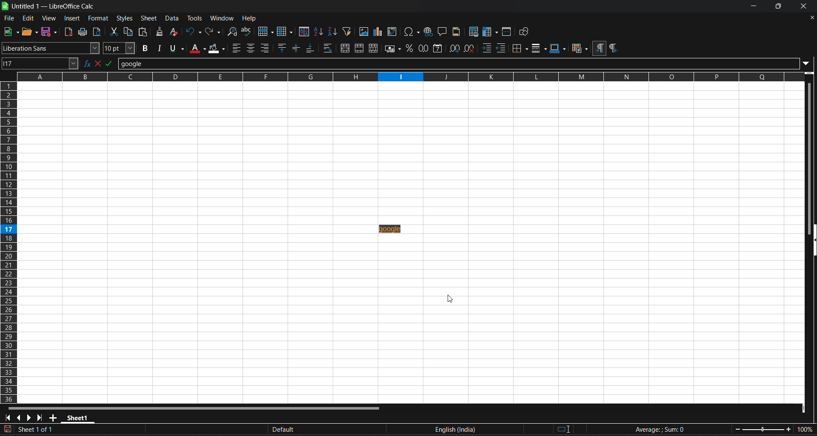 The height and width of the screenshot is (436, 817). Describe the element at coordinates (176, 48) in the screenshot. I see `underline` at that location.